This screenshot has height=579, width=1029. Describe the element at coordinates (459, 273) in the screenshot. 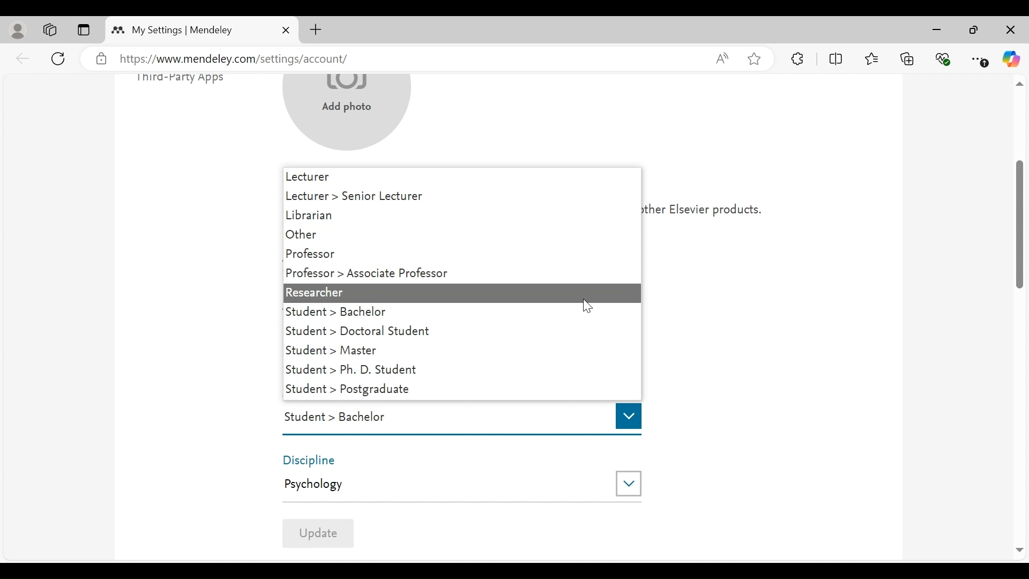

I see `Professor >Associate` at that location.